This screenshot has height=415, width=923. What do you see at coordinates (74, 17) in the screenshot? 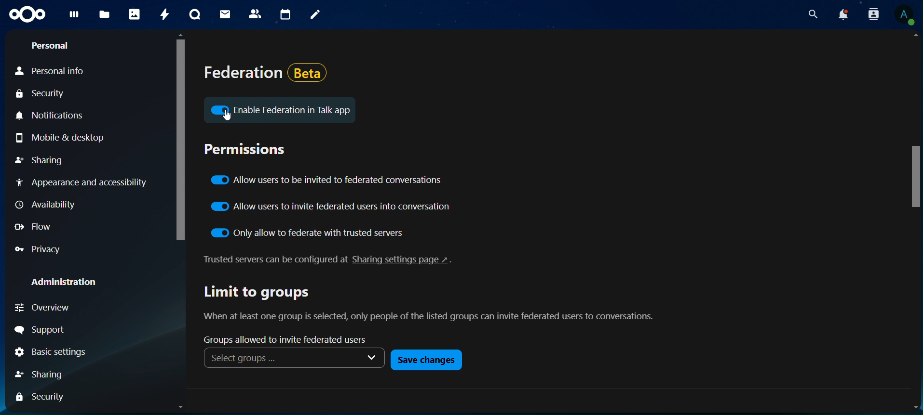
I see `dashboard` at bounding box center [74, 17].